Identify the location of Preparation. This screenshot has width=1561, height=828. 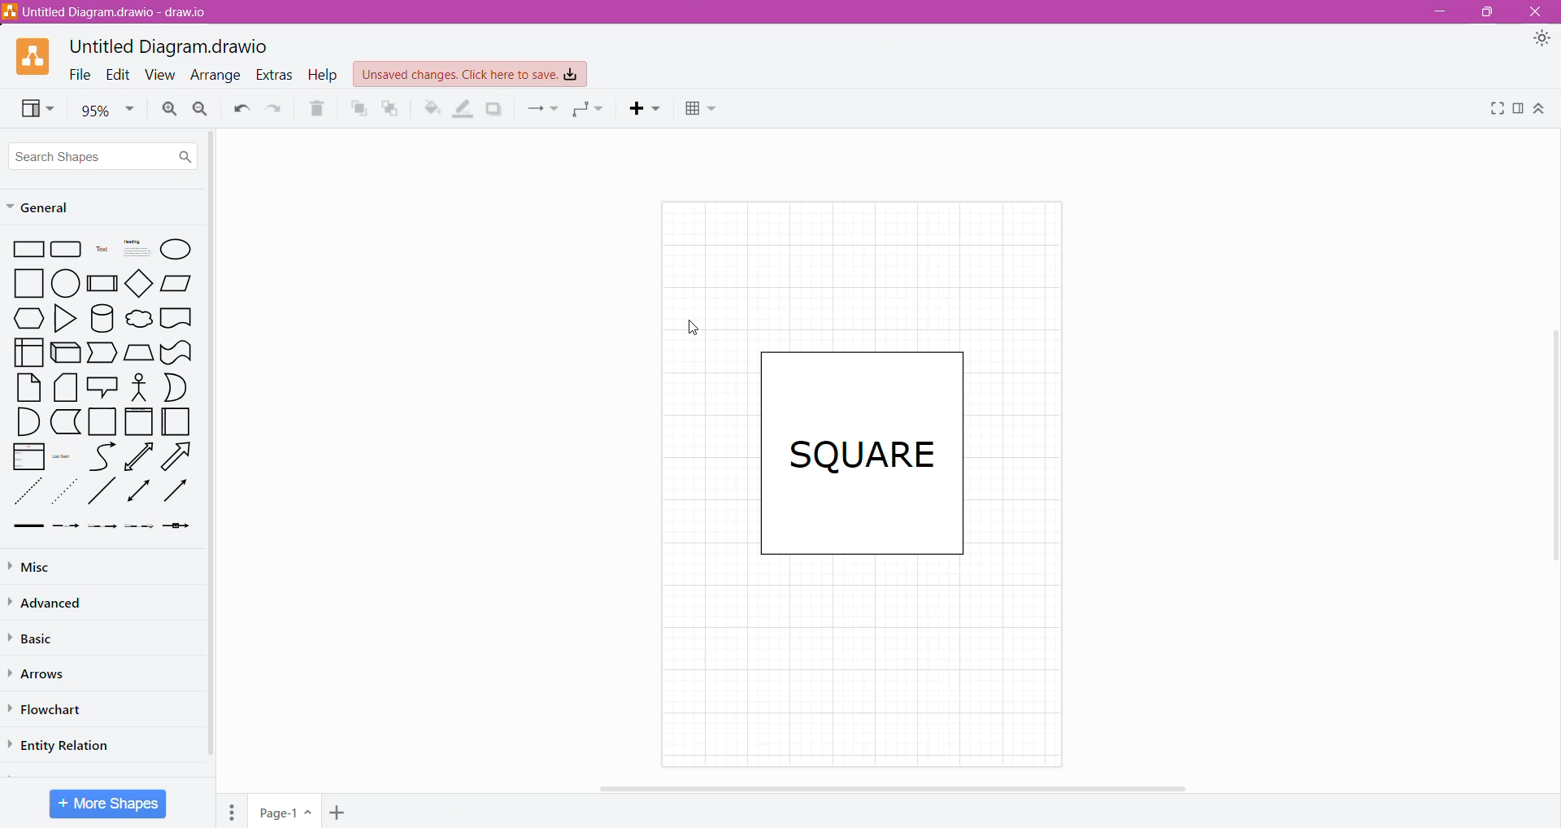
(24, 318).